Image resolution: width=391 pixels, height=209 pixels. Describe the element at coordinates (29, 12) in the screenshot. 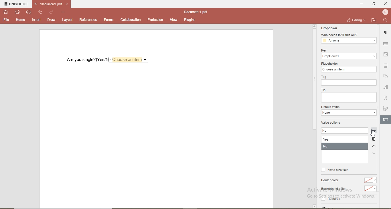

I see `quick print` at that location.